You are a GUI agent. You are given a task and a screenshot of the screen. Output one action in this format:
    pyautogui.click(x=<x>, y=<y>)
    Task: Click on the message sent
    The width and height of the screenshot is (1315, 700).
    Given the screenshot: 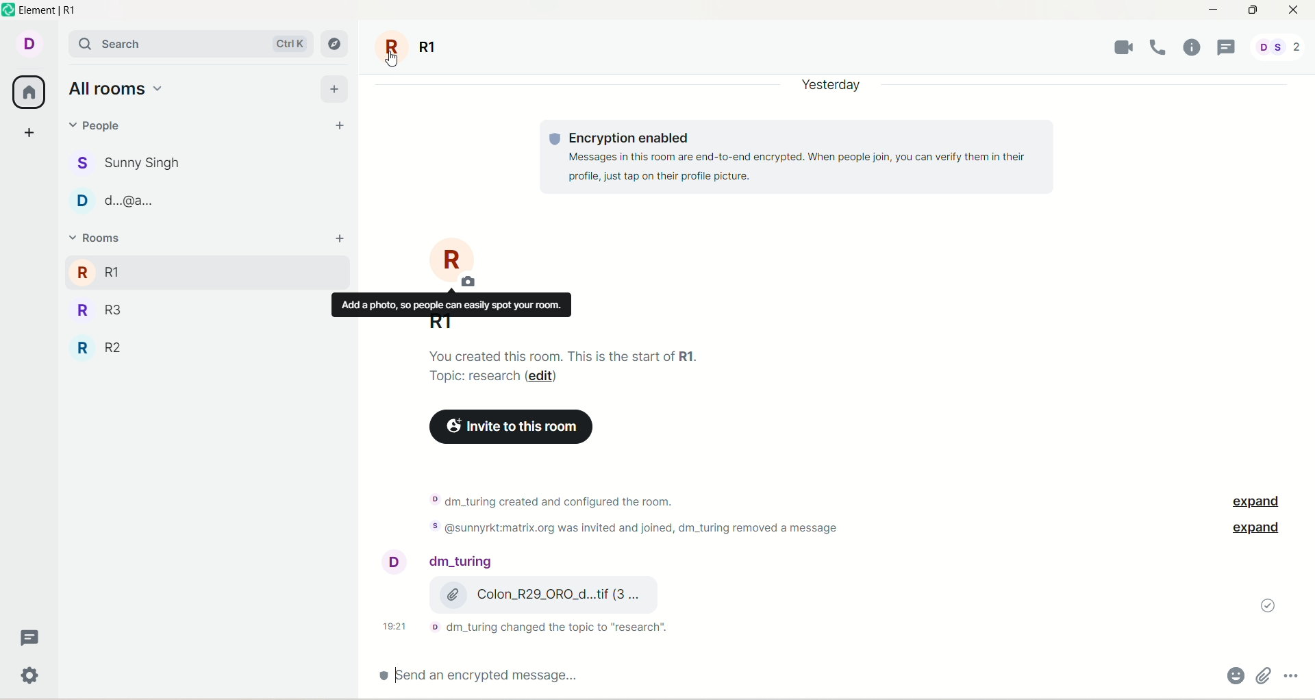 What is the action you would take?
    pyautogui.click(x=1266, y=608)
    